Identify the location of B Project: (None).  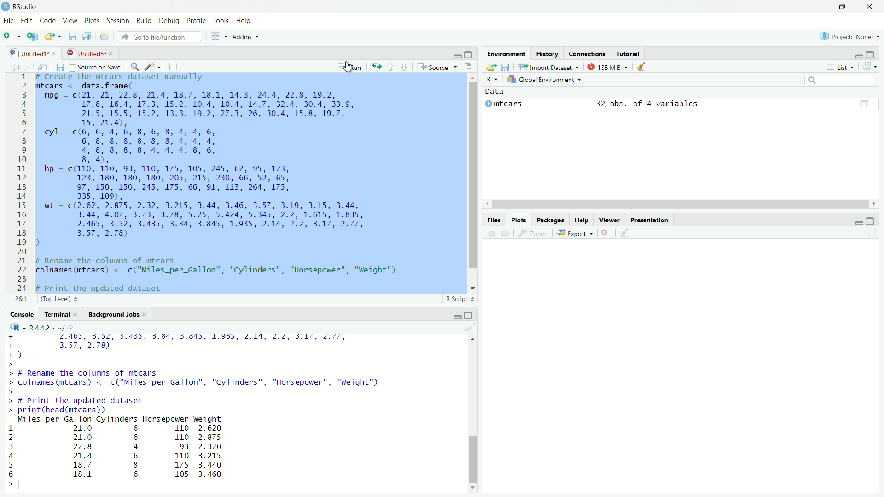
(848, 37).